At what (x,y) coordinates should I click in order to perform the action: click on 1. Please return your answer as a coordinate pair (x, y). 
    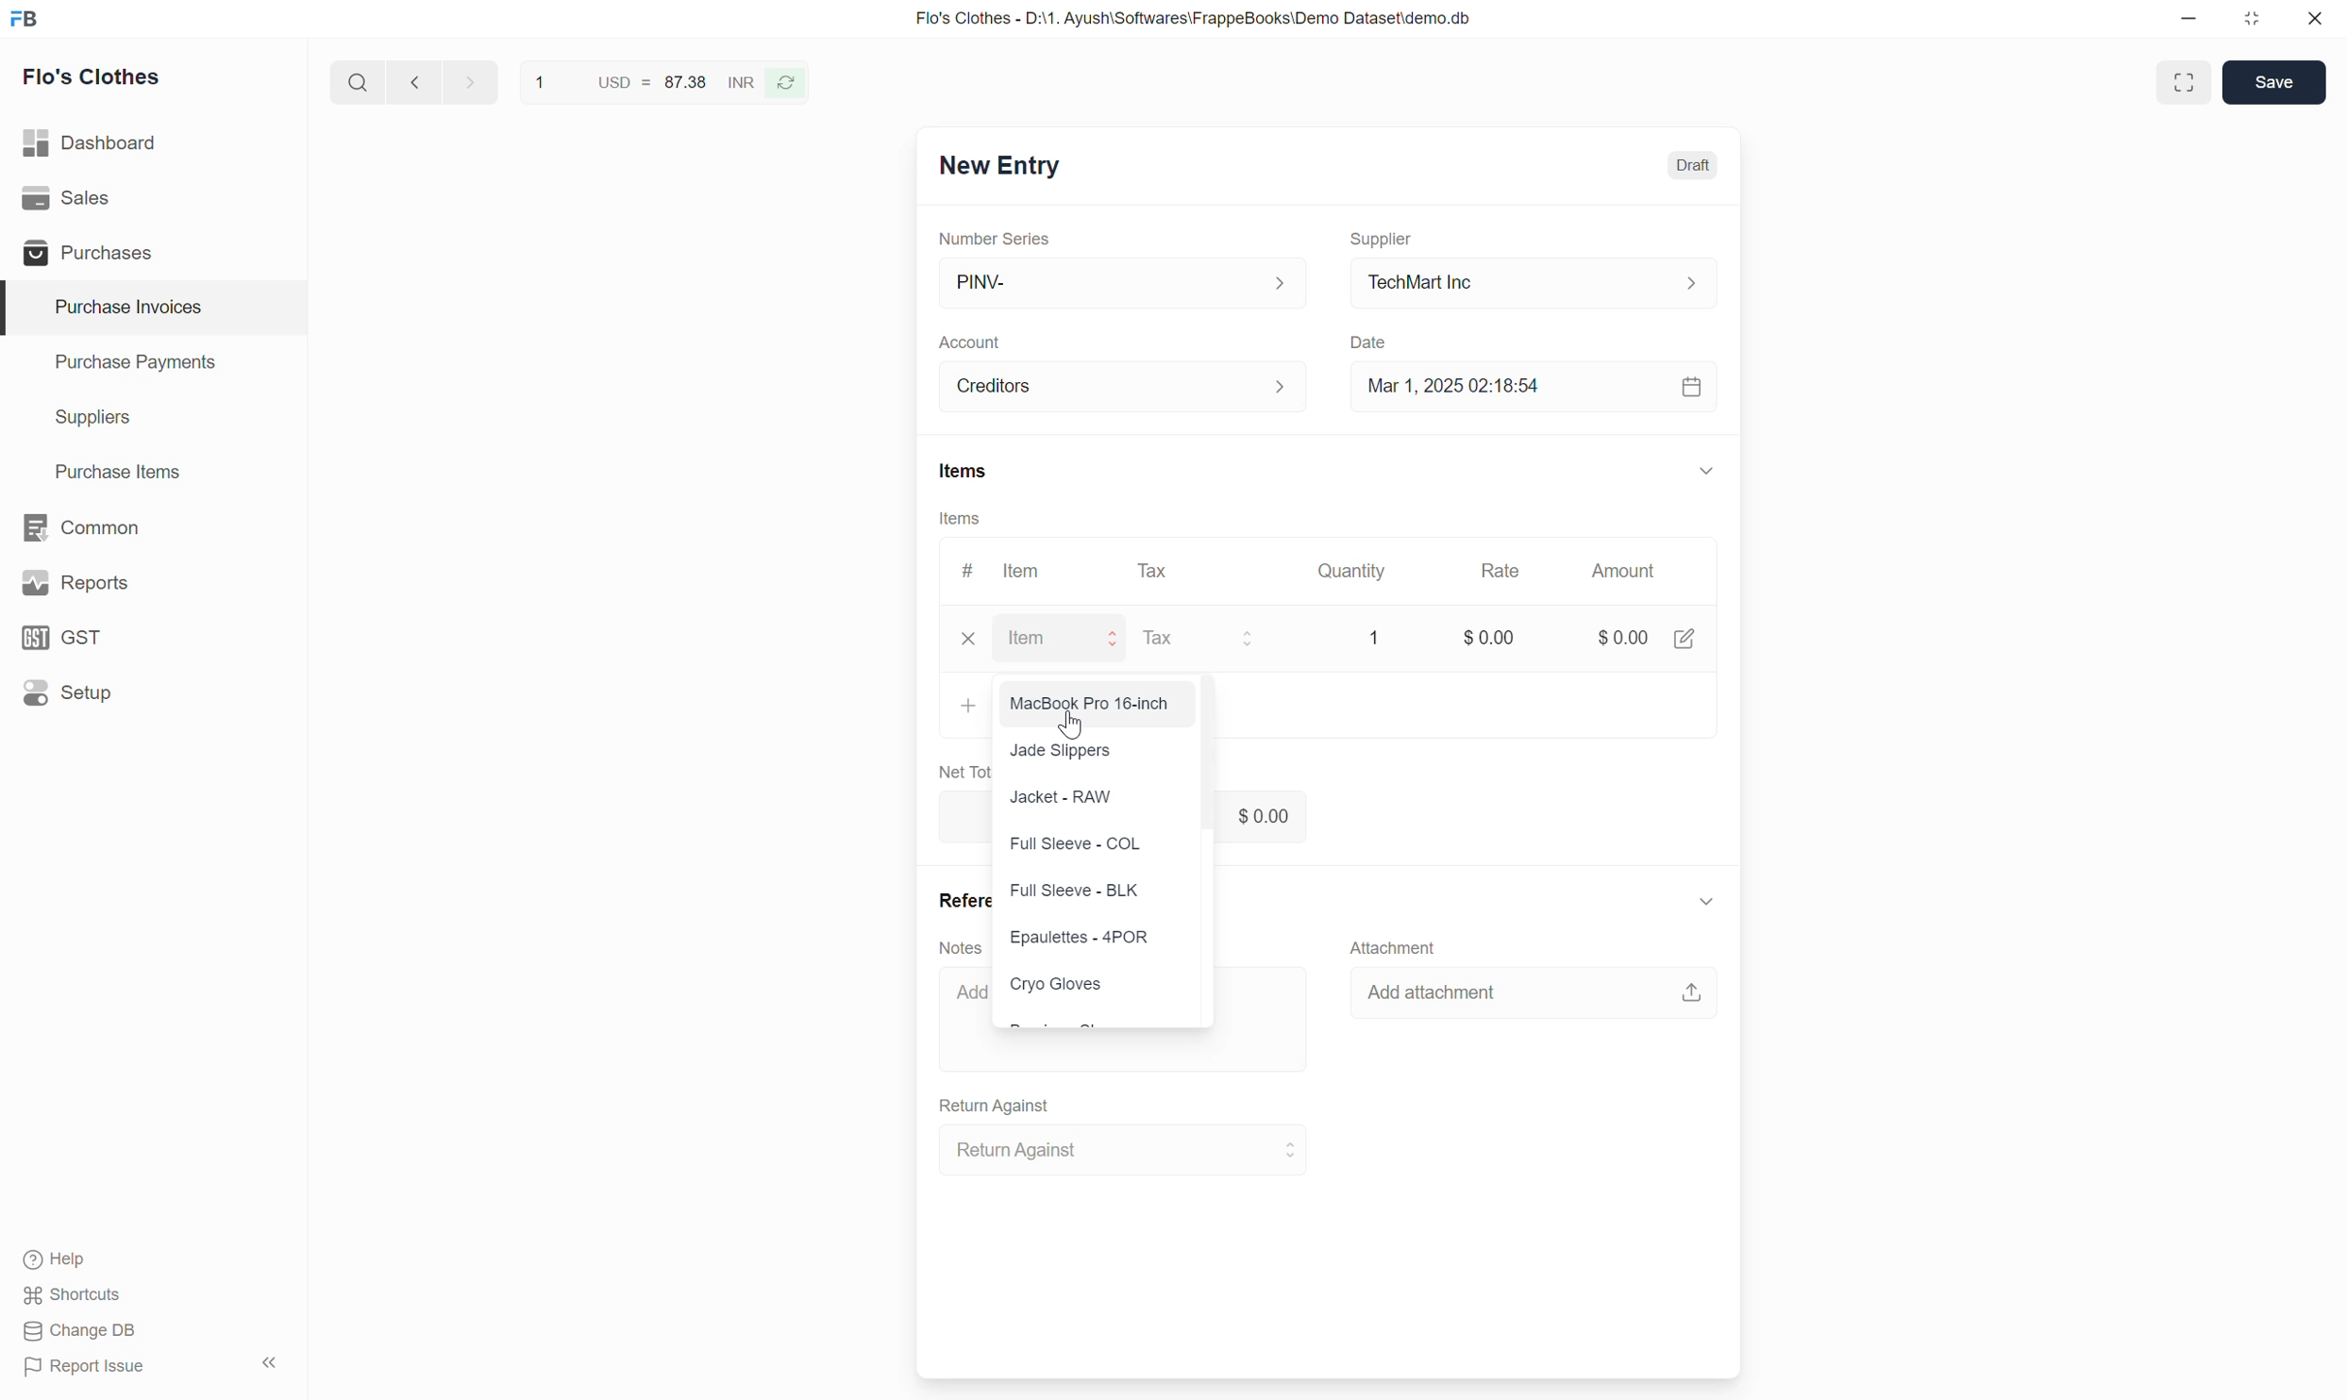
    Looking at the image, I should click on (1368, 634).